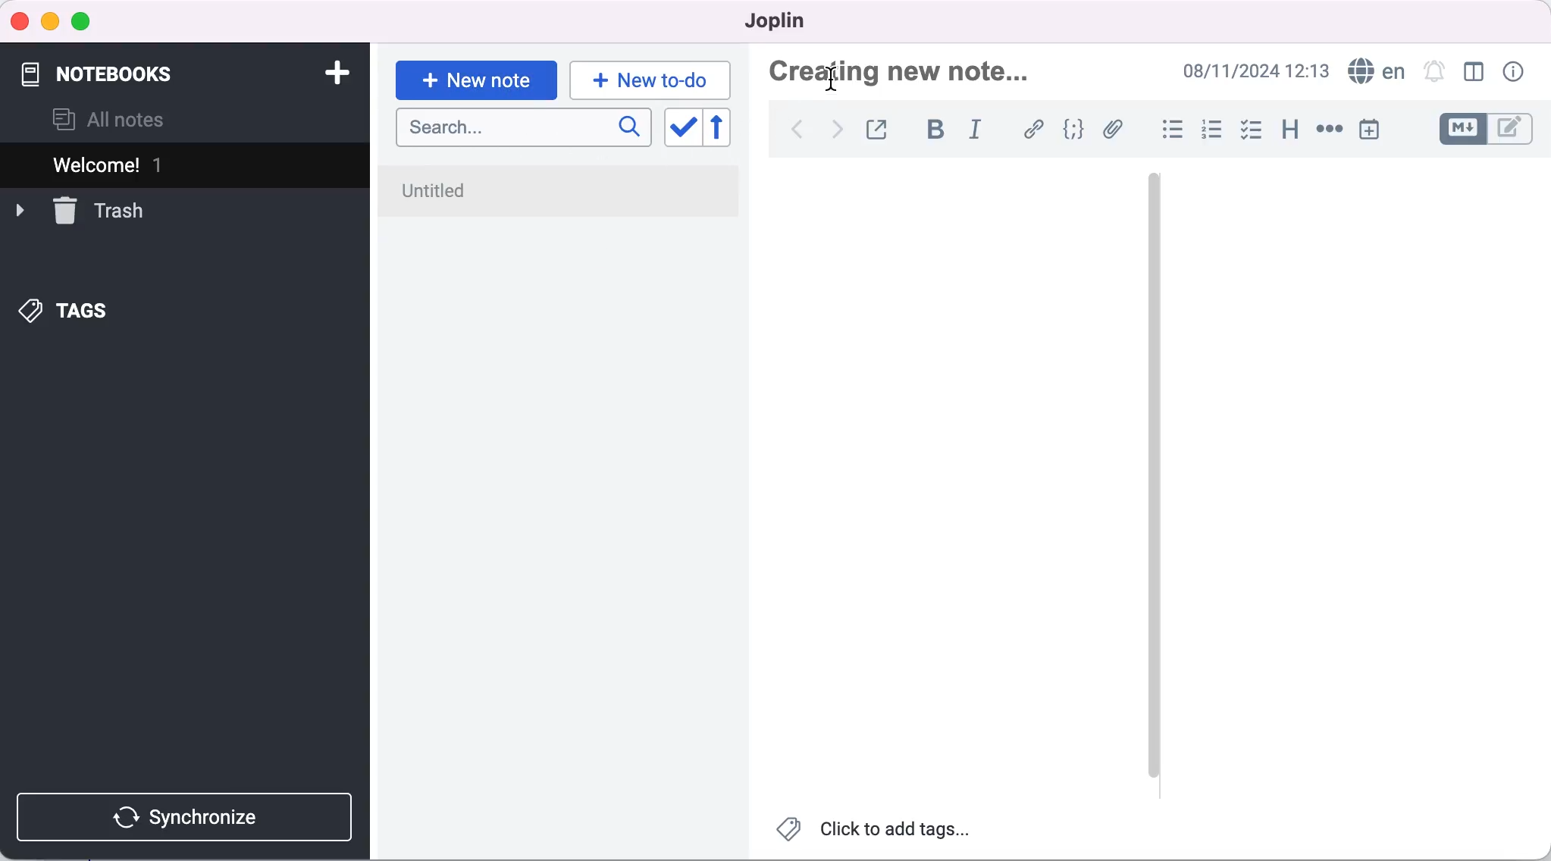  I want to click on blank canvas, so click(951, 481).